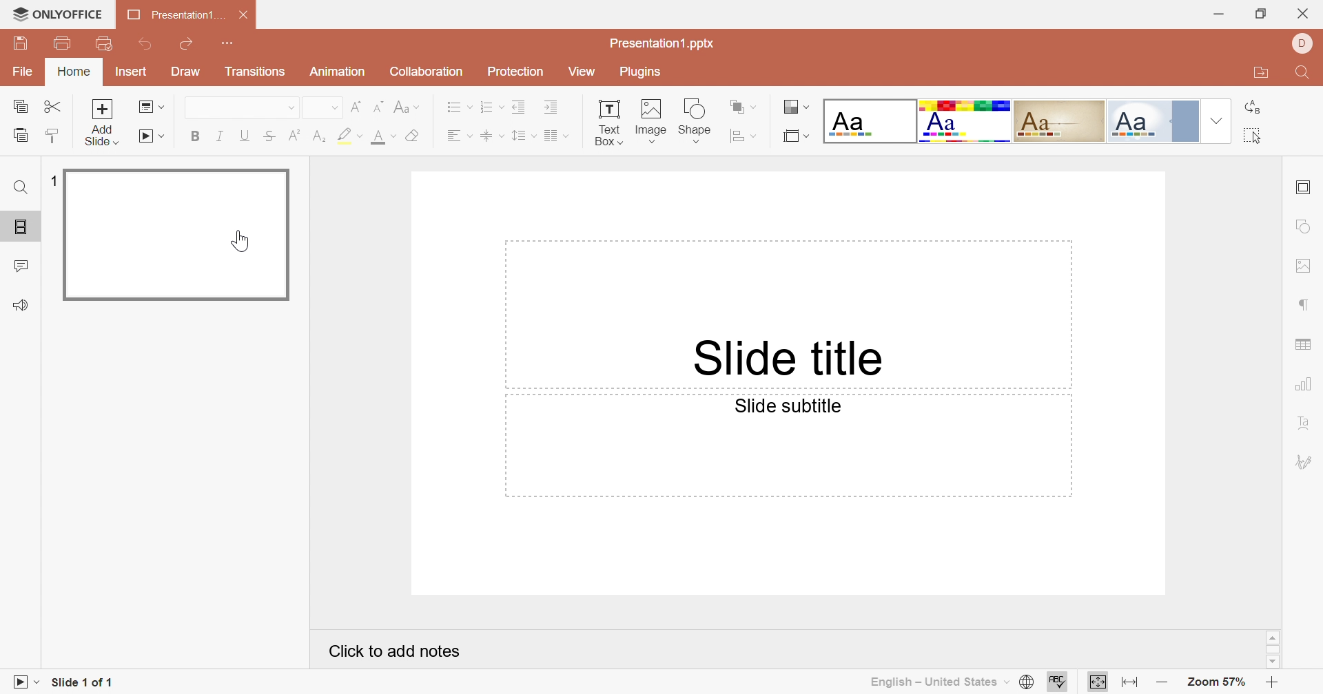 The height and width of the screenshot is (694, 1323). Describe the element at coordinates (196, 135) in the screenshot. I see `Bold` at that location.